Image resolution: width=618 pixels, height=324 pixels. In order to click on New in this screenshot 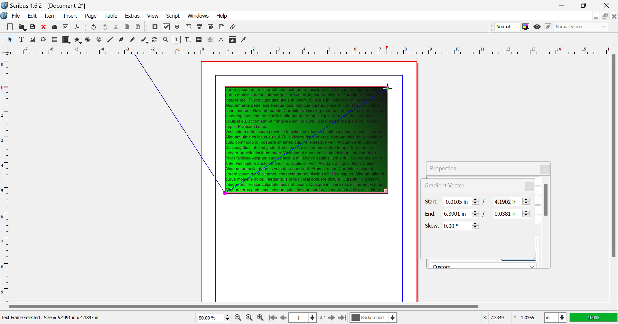, I will do `click(10, 27)`.